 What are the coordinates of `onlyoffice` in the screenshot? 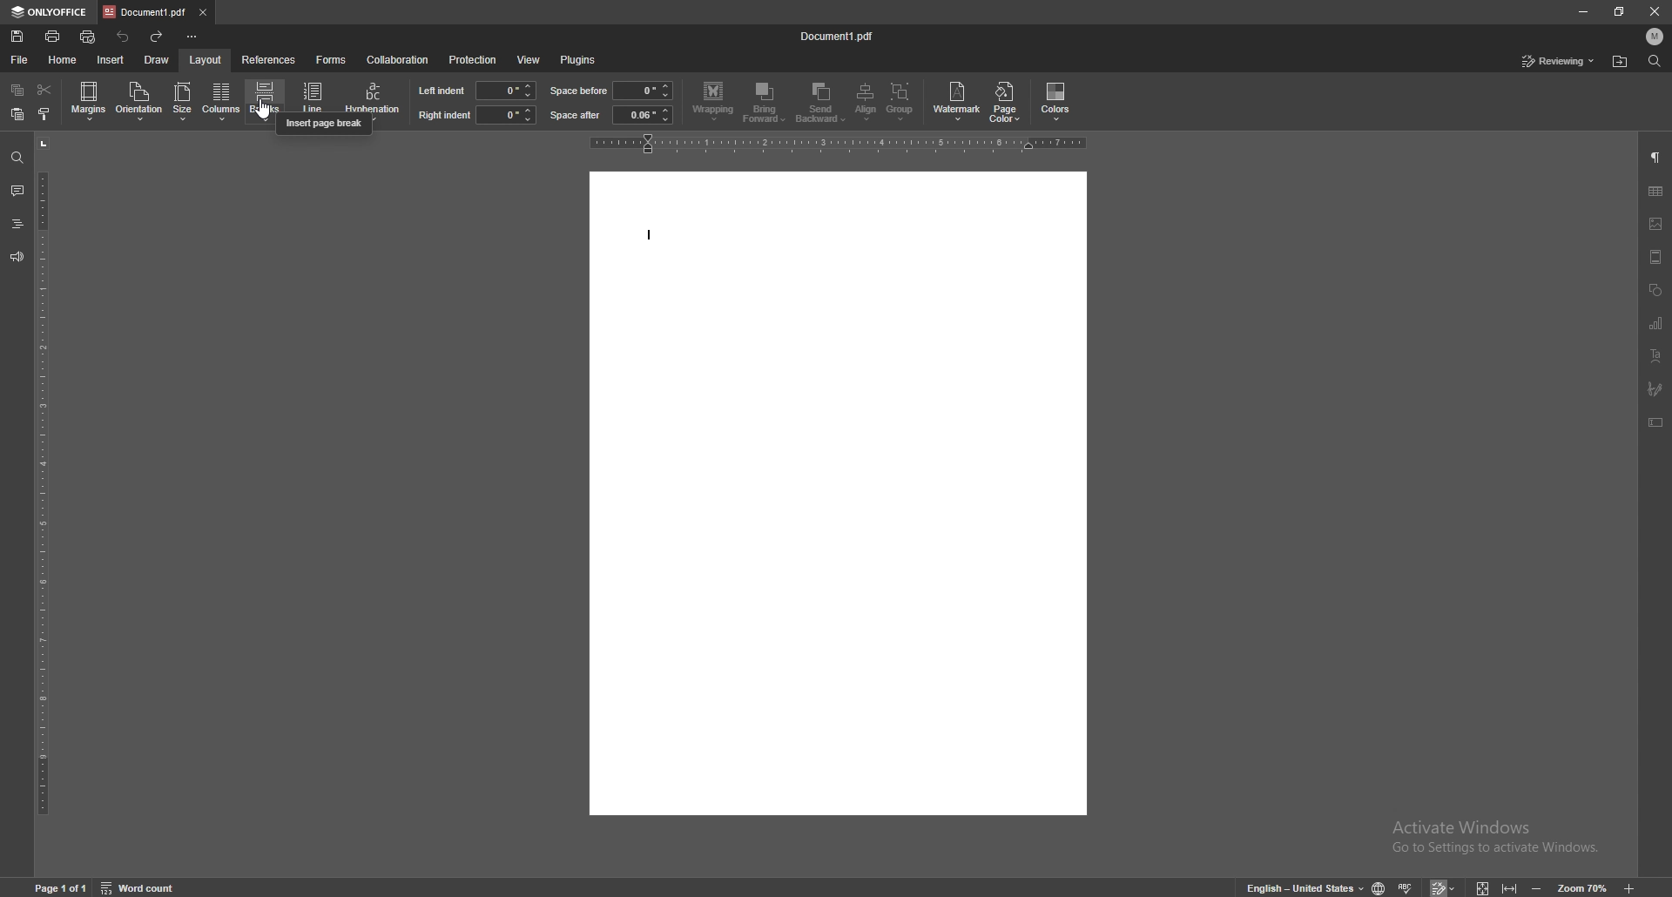 It's located at (48, 11).